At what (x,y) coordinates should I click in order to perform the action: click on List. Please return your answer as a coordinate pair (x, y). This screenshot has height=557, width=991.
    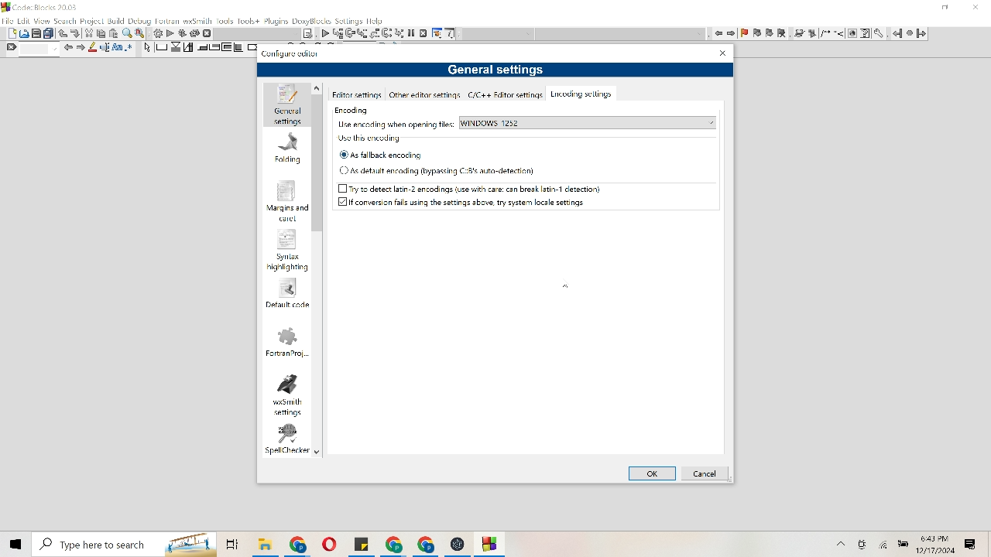
    Looking at the image, I should click on (368, 33).